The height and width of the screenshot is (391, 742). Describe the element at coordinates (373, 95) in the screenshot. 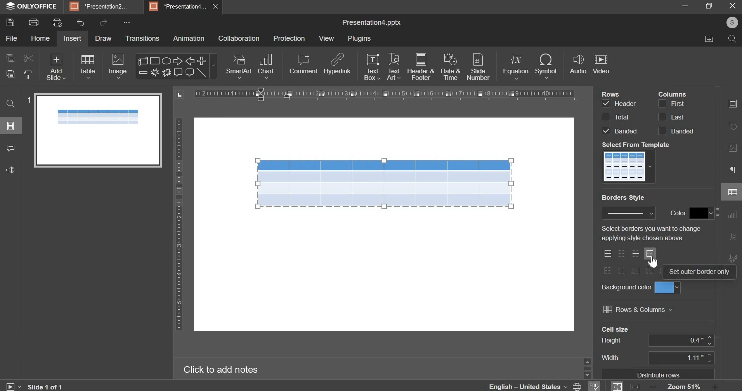

I see `vertical scale` at that location.